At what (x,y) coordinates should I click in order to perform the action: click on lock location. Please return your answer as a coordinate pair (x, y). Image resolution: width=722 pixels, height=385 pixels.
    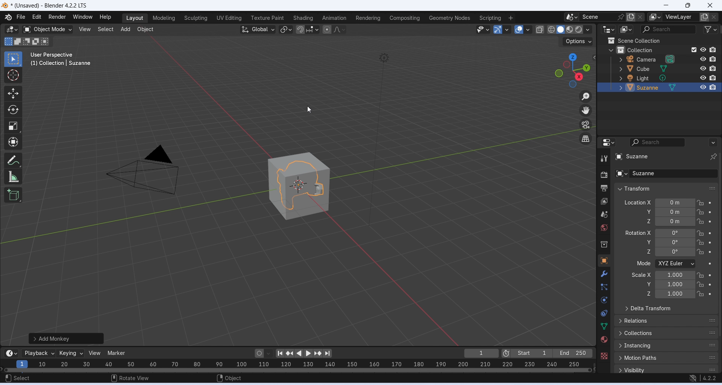
    Looking at the image, I should click on (701, 252).